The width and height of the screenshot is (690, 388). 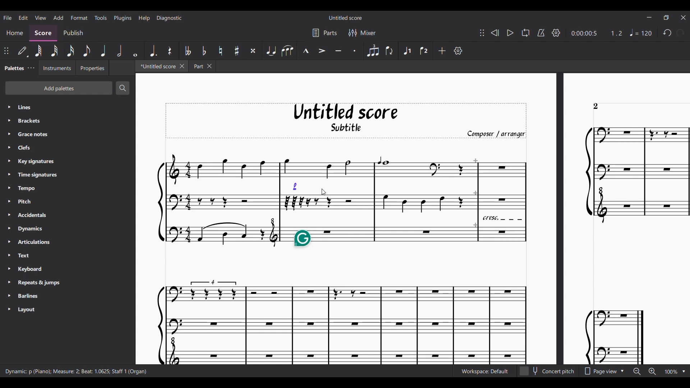 I want to click on Tie, so click(x=271, y=51).